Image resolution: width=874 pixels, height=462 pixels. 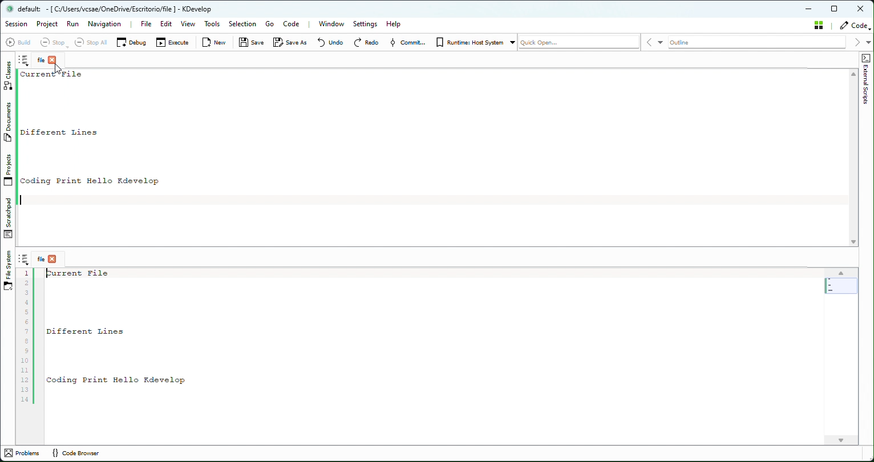 What do you see at coordinates (860, 8) in the screenshot?
I see `Close` at bounding box center [860, 8].